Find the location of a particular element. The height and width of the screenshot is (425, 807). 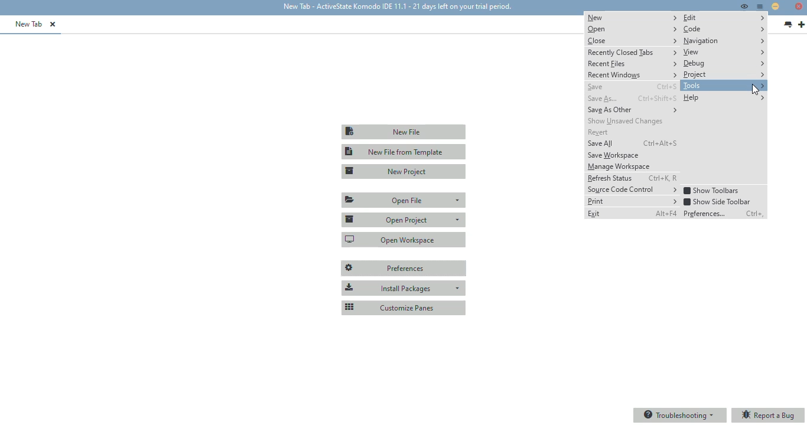

recent windows is located at coordinates (632, 75).